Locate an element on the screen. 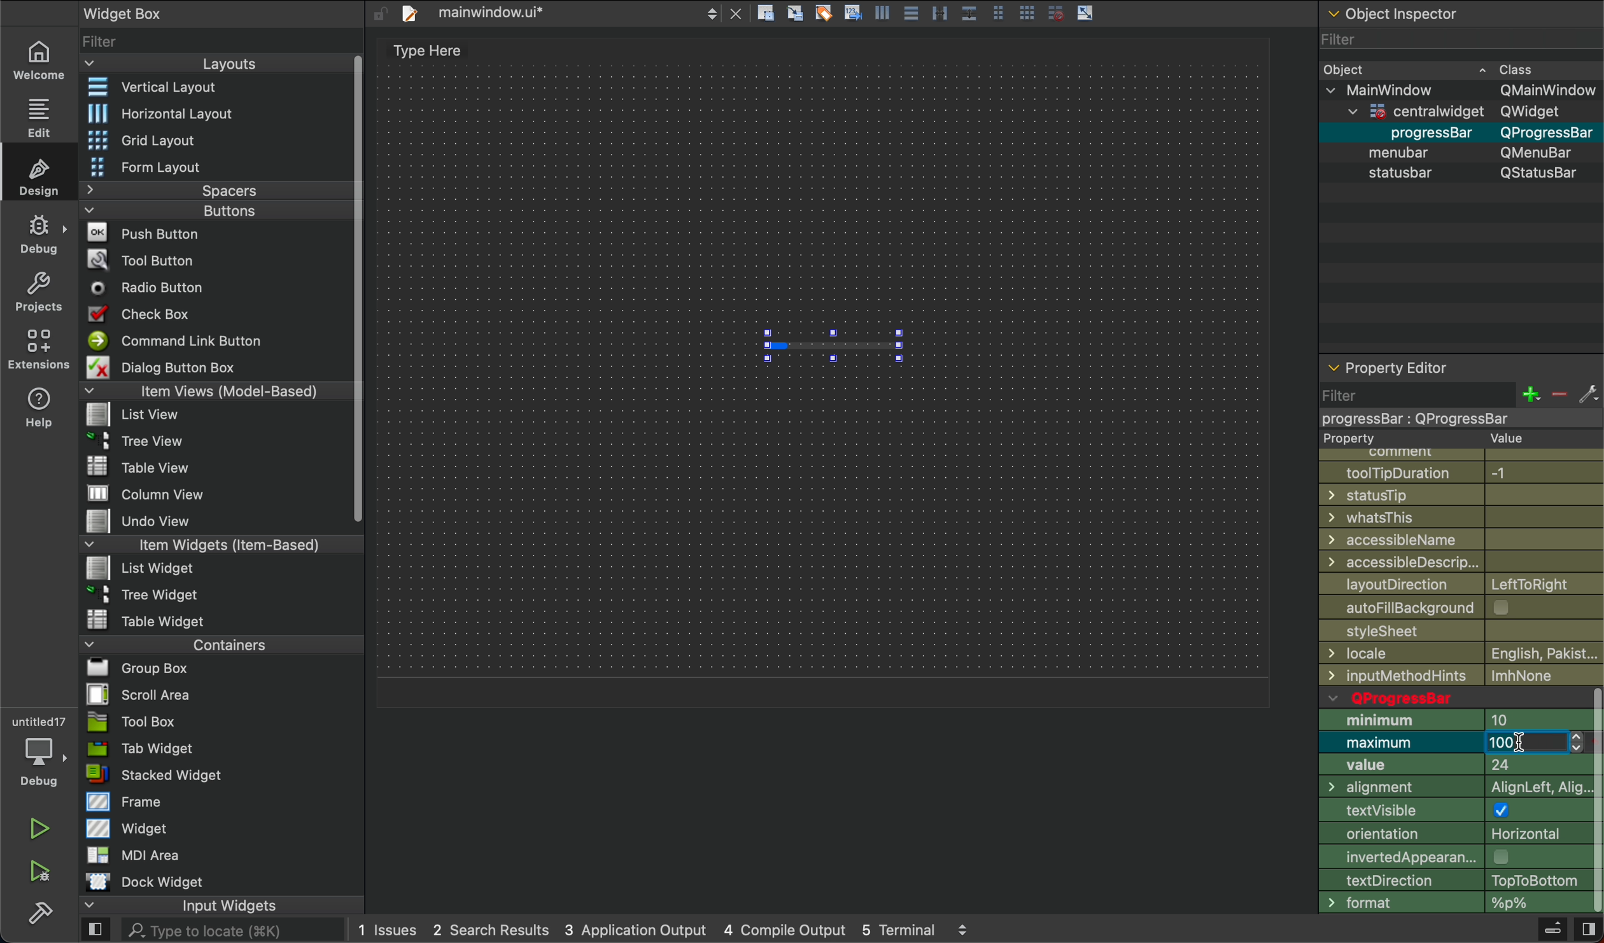 This screenshot has height=943, width=1604. statustip is located at coordinates (1463, 495).